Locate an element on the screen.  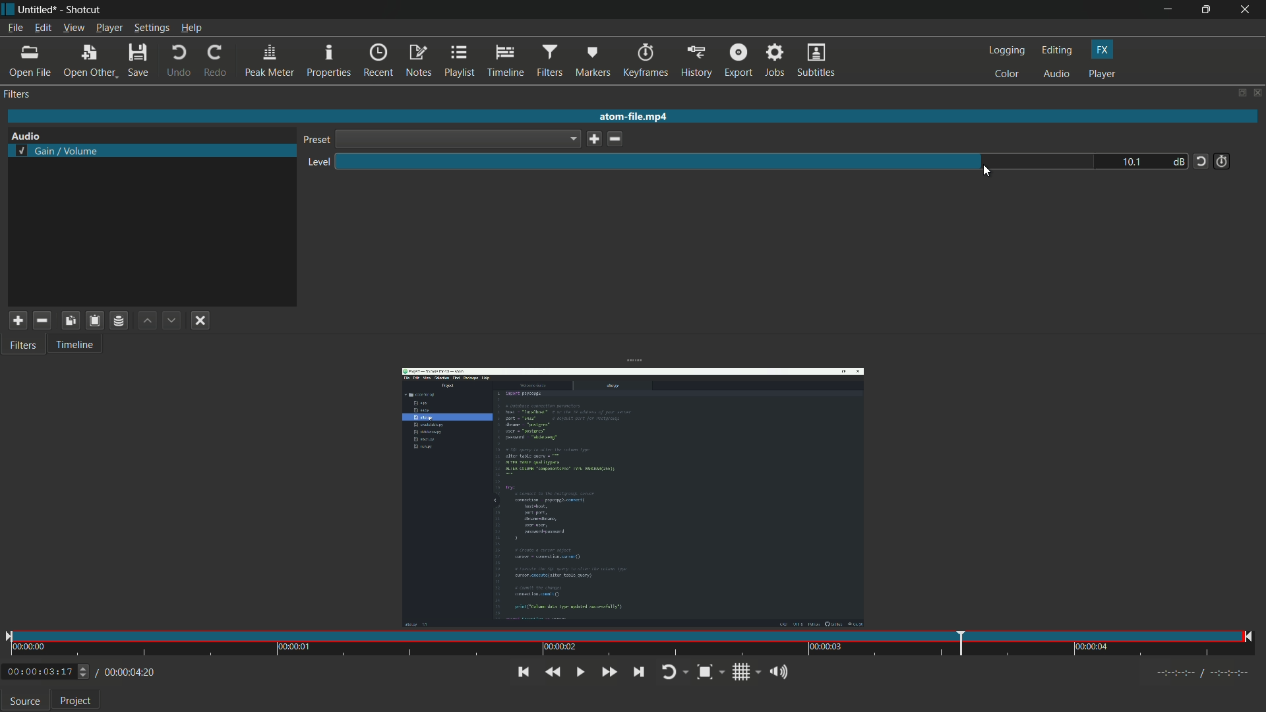
edit menu is located at coordinates (43, 28).